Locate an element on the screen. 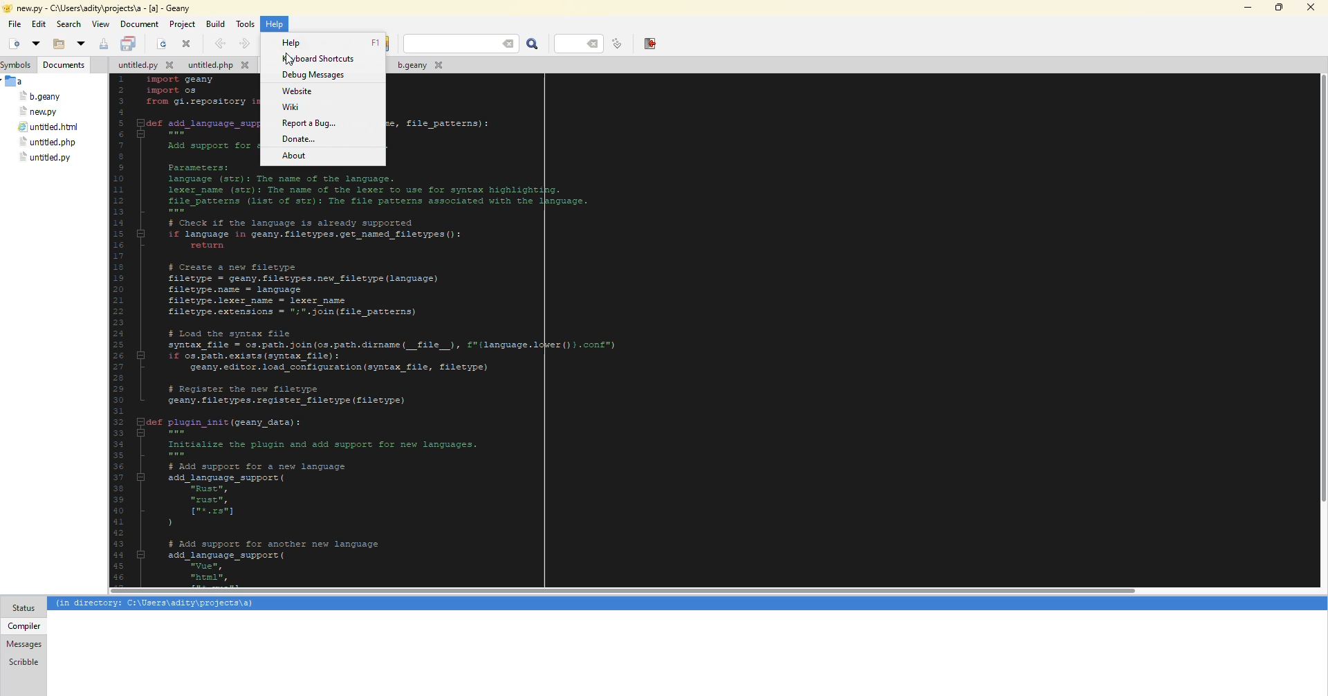 The image size is (1328, 696). documents is located at coordinates (65, 65).